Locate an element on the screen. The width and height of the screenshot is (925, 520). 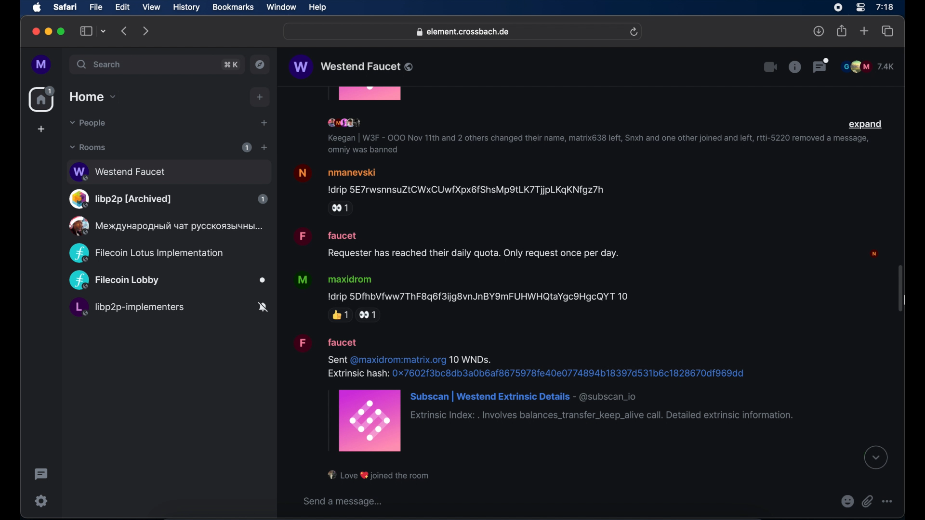
profile is located at coordinates (42, 65).